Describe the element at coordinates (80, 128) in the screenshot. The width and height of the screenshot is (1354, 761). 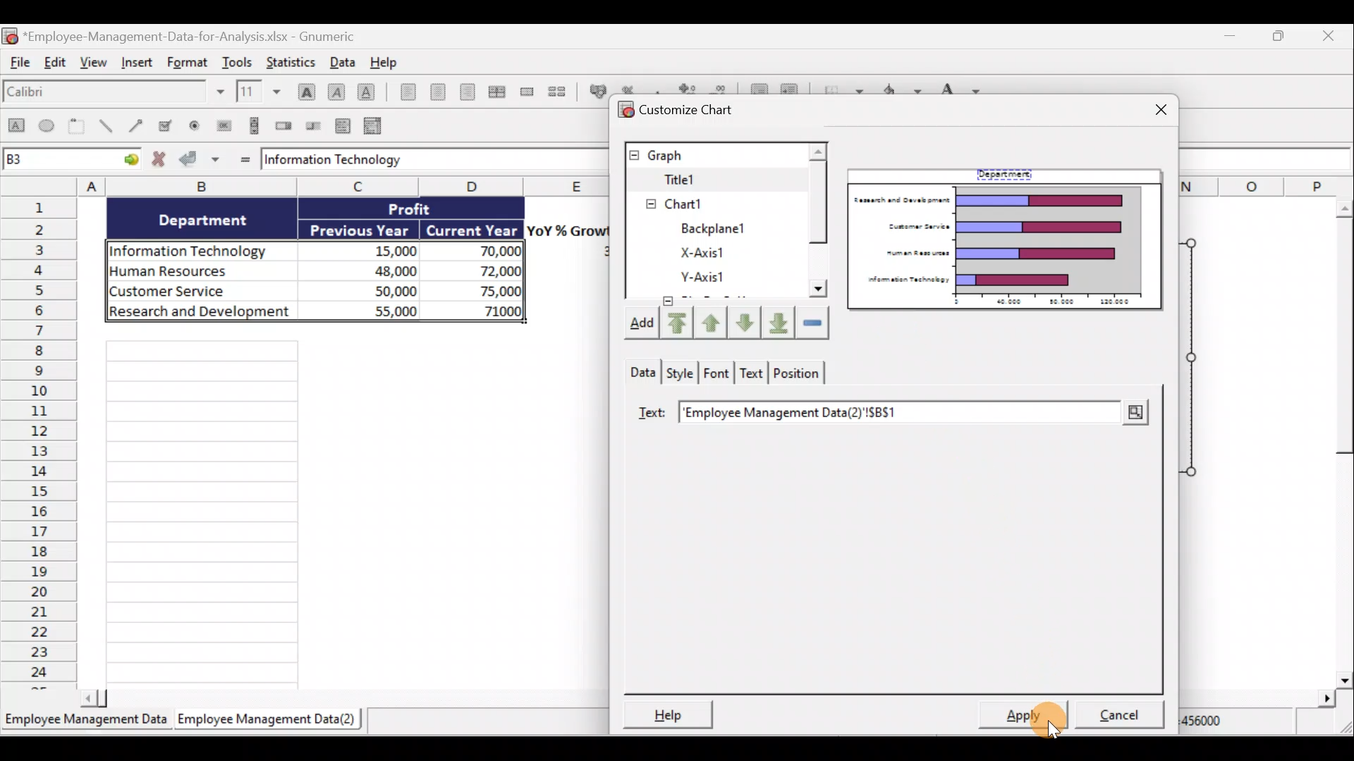
I see `Create a frame` at that location.